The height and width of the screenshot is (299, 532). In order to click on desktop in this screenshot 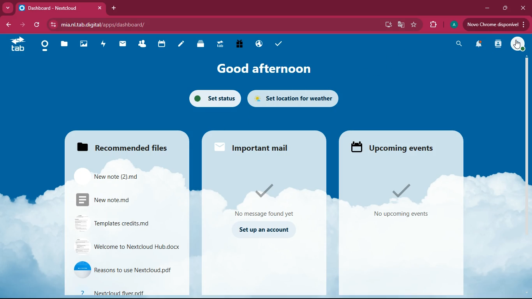, I will do `click(390, 25)`.